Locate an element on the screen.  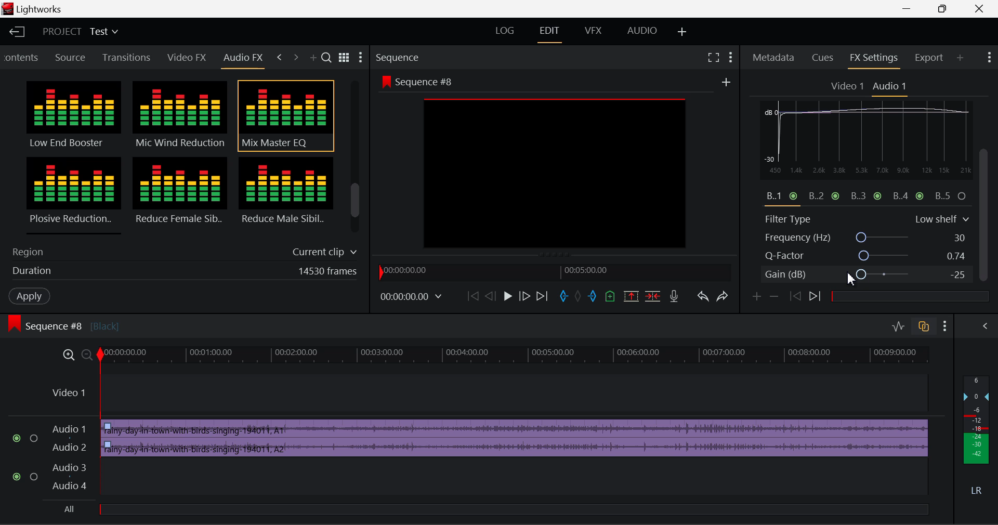
Source is located at coordinates (72, 57).